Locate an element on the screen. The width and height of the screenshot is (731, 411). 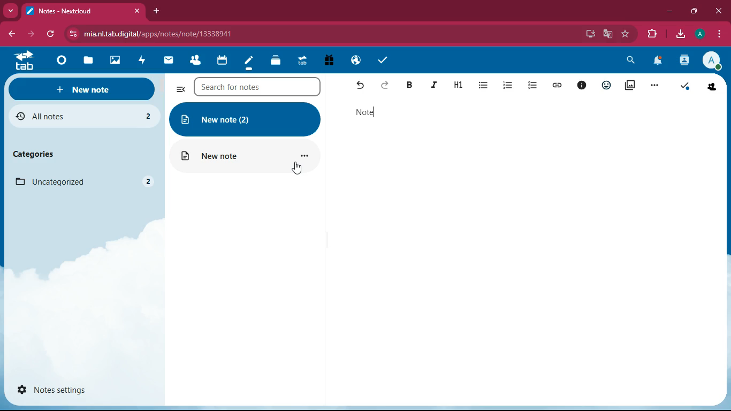
fast is located at coordinates (141, 60).